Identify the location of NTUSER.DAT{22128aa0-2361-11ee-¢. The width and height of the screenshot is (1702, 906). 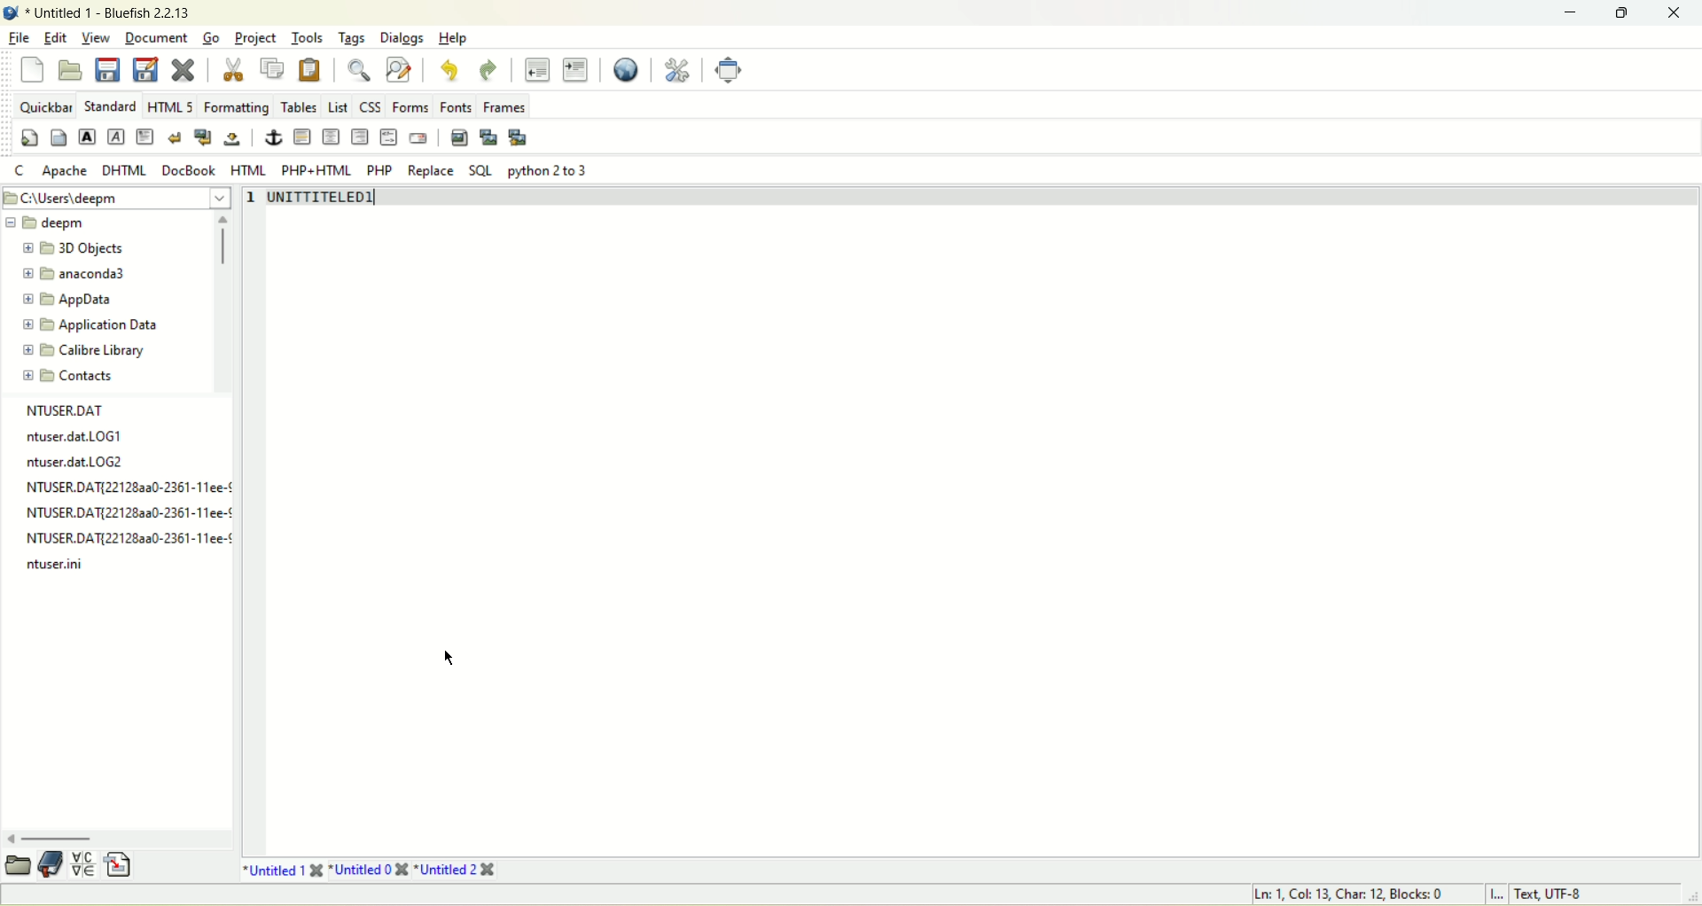
(128, 513).